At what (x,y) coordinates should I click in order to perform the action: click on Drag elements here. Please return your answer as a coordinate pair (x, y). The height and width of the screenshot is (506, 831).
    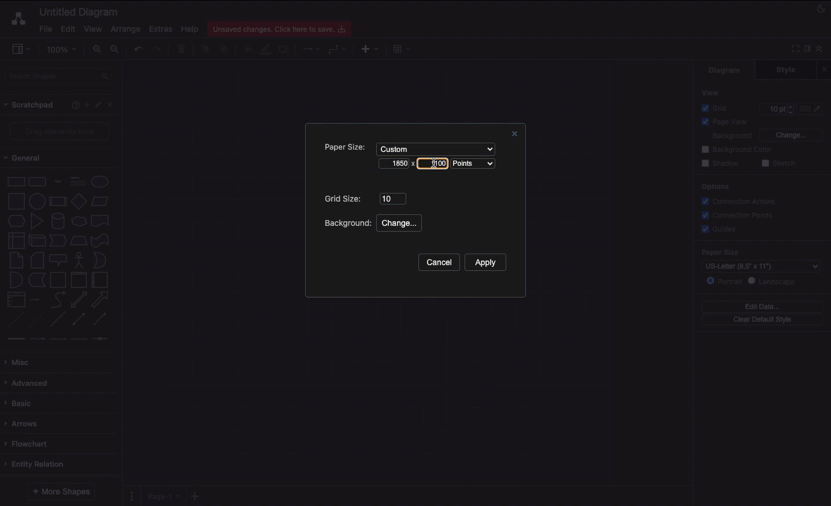
    Looking at the image, I should click on (61, 131).